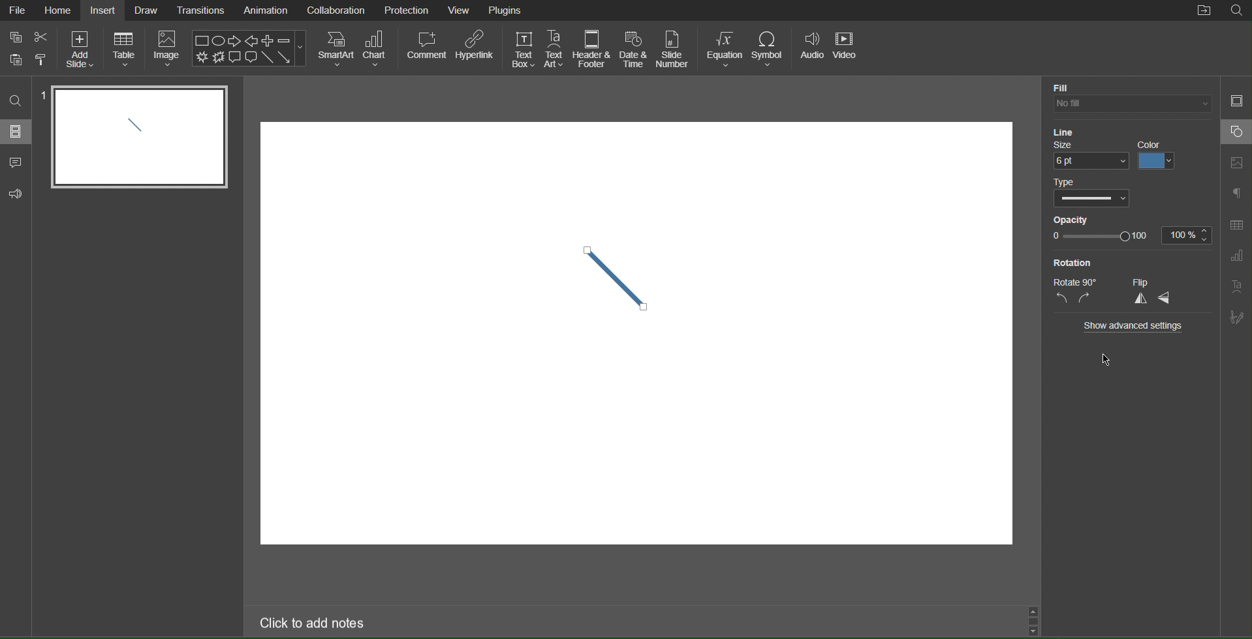  What do you see at coordinates (16, 194) in the screenshot?
I see `Feedback and Support` at bounding box center [16, 194].